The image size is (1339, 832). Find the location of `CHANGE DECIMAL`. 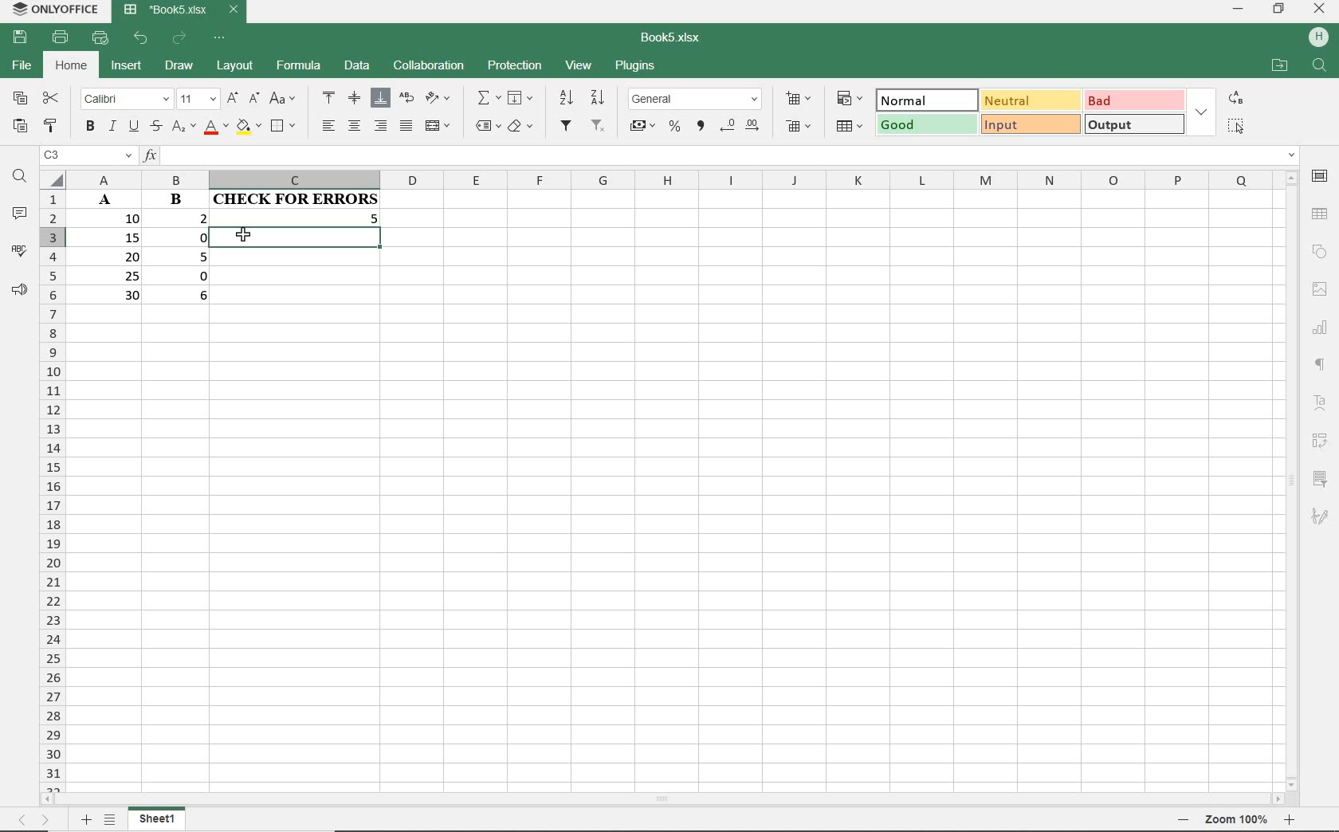

CHANGE DECIMAL is located at coordinates (742, 128).